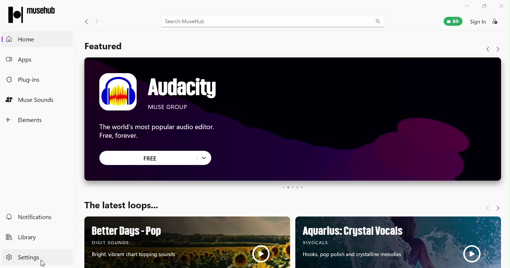 The width and height of the screenshot is (510, 268). Describe the element at coordinates (398, 242) in the screenshot. I see `Aquarius crystals Ad ` at that location.